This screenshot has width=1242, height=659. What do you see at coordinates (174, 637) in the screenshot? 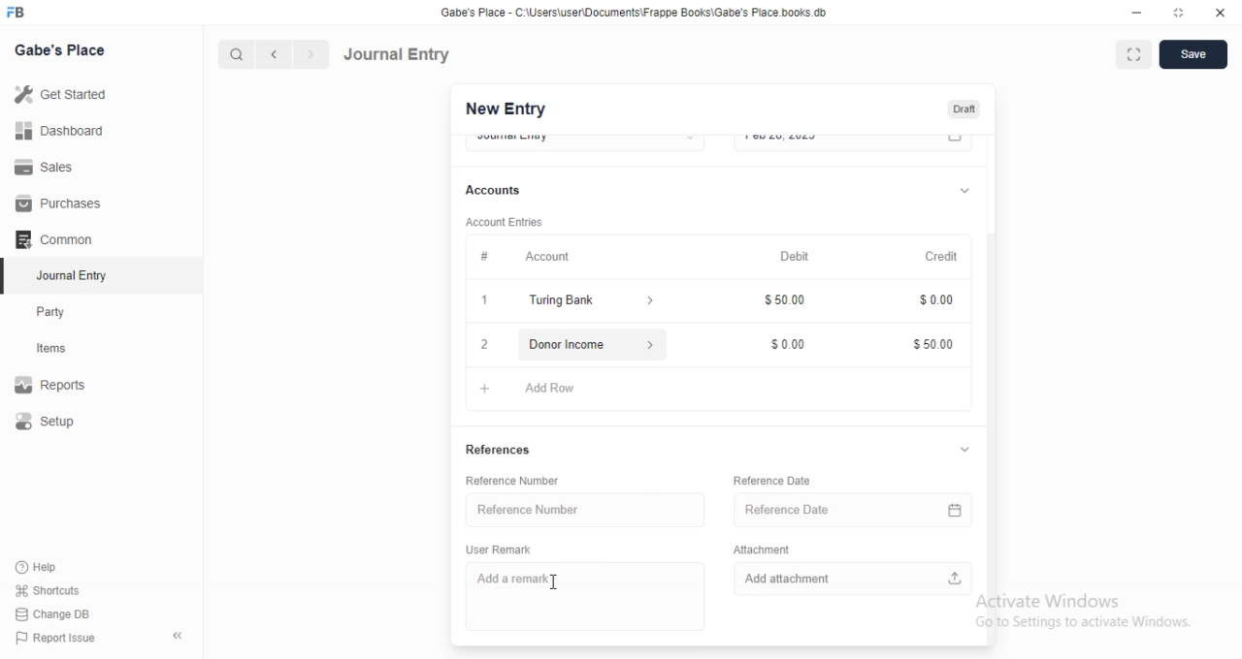
I see `hide` at bounding box center [174, 637].